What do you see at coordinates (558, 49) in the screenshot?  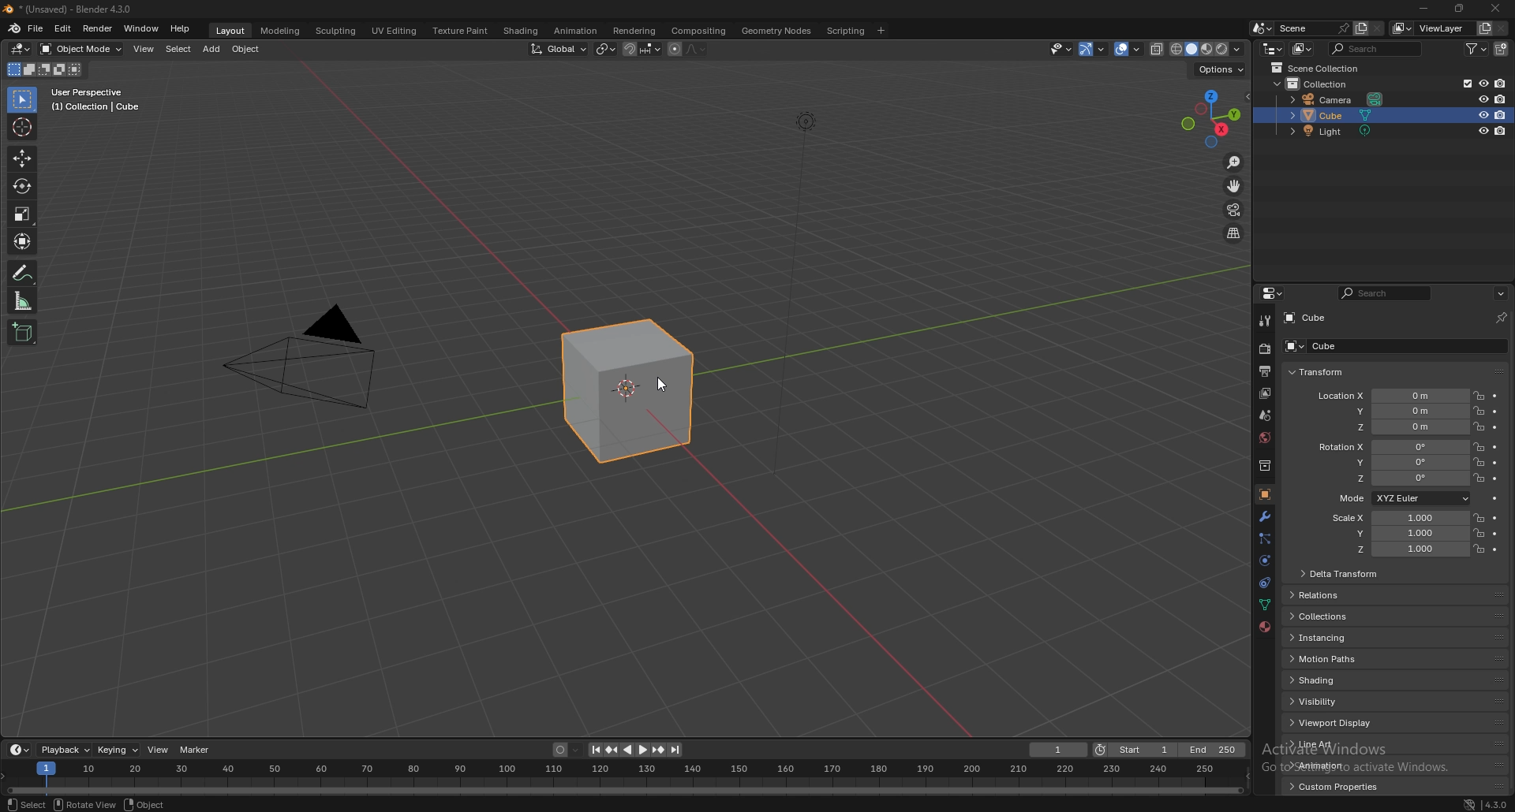 I see `transformation orientation` at bounding box center [558, 49].